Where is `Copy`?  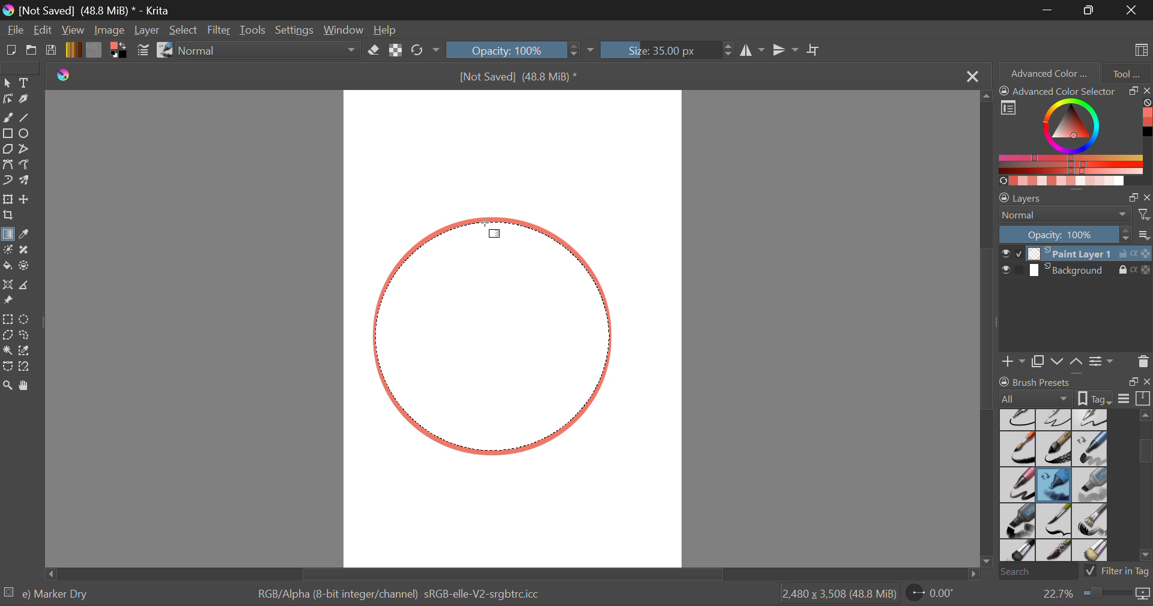 Copy is located at coordinates (1040, 359).